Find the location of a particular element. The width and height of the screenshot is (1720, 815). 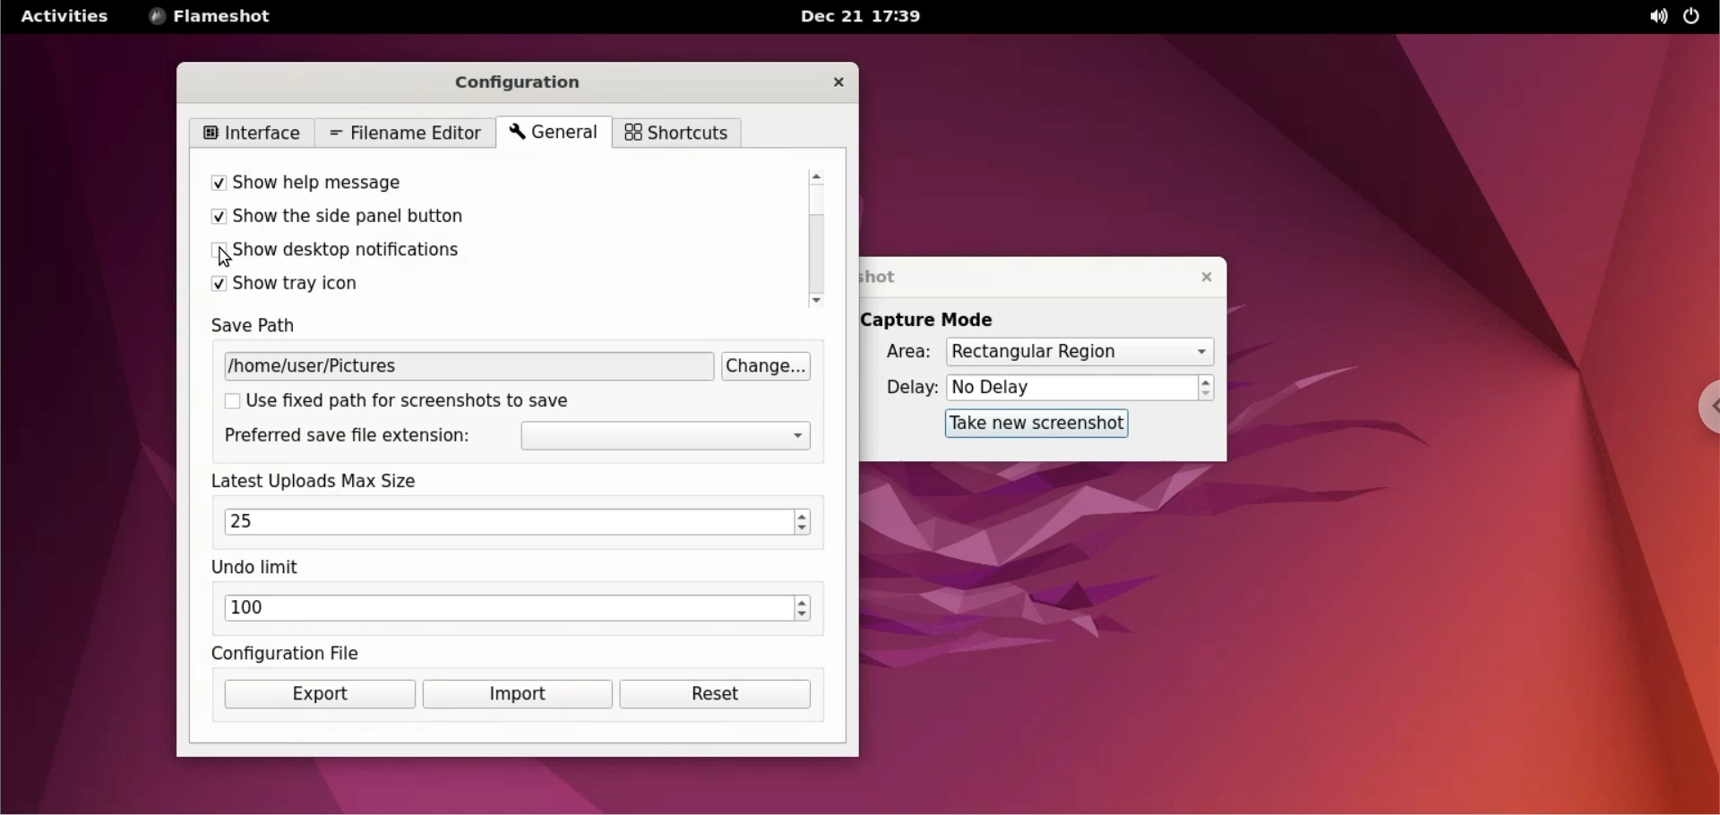

use fixed path for screenshot to save checkbox is located at coordinates (420, 400).